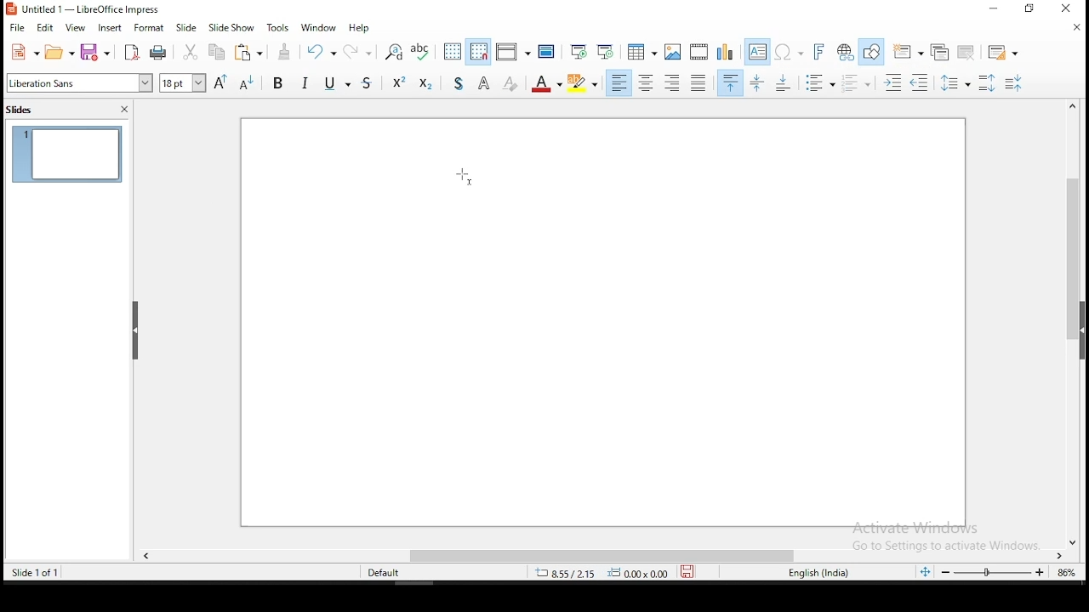 The height and width of the screenshot is (612, 1089). I want to click on close panel, so click(125, 109).